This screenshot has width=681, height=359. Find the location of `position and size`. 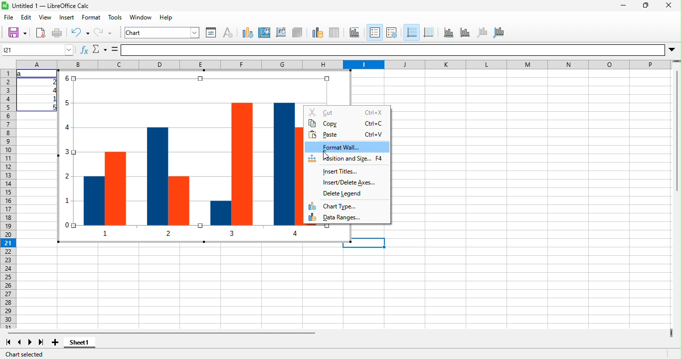

position and size is located at coordinates (347, 159).